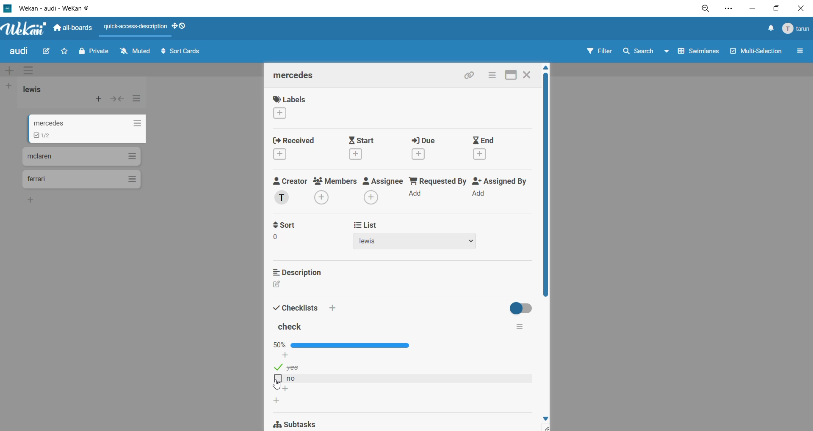  What do you see at coordinates (42, 90) in the screenshot?
I see `list title` at bounding box center [42, 90].